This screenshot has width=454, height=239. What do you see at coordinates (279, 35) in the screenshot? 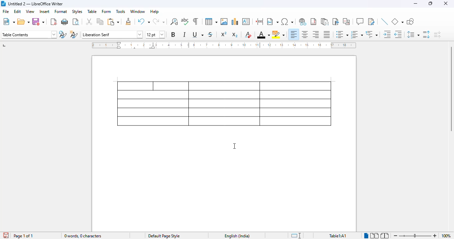
I see `character highlighting color` at bounding box center [279, 35].